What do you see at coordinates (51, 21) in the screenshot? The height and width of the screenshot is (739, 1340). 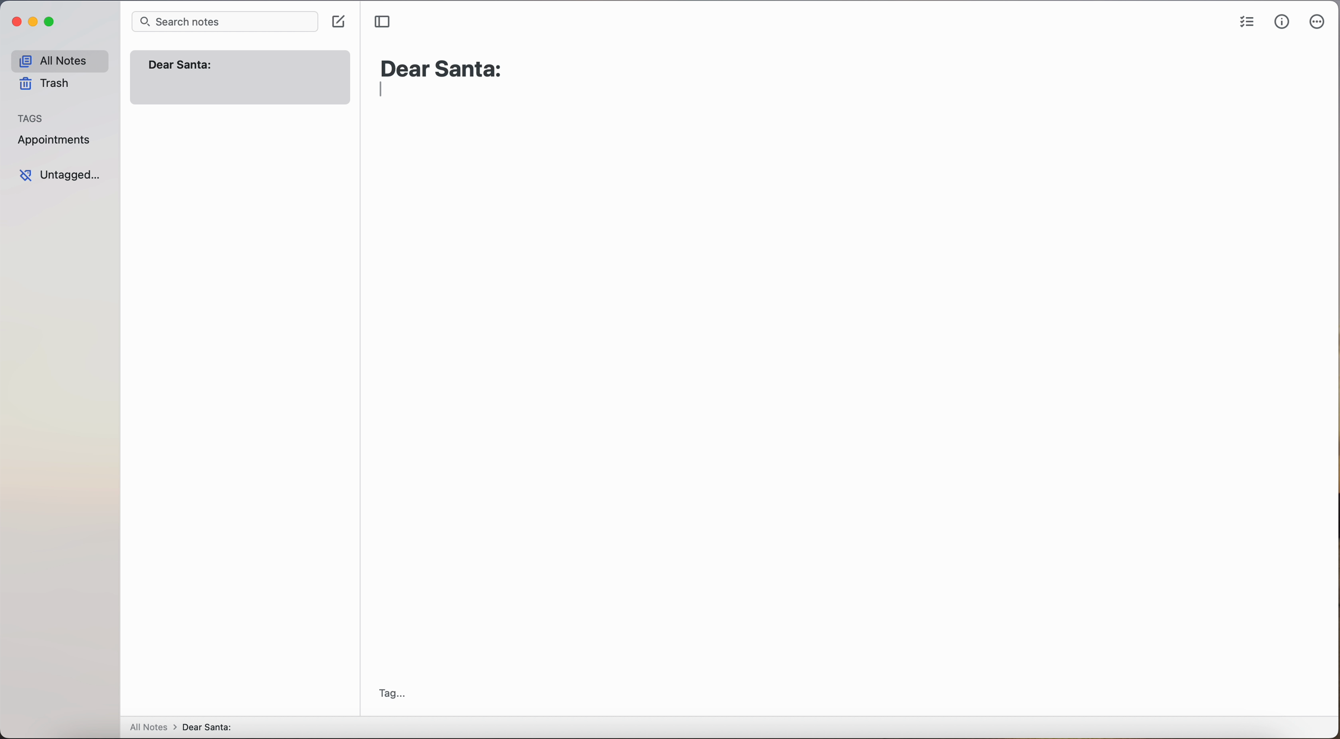 I see `maximize app` at bounding box center [51, 21].